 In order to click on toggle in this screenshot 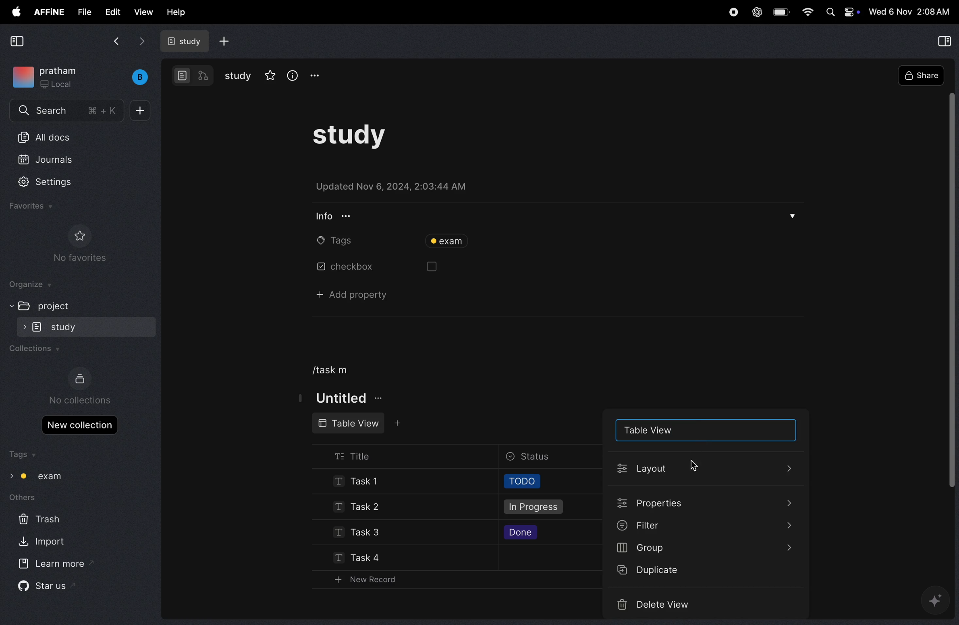, I will do `click(950, 290)`.